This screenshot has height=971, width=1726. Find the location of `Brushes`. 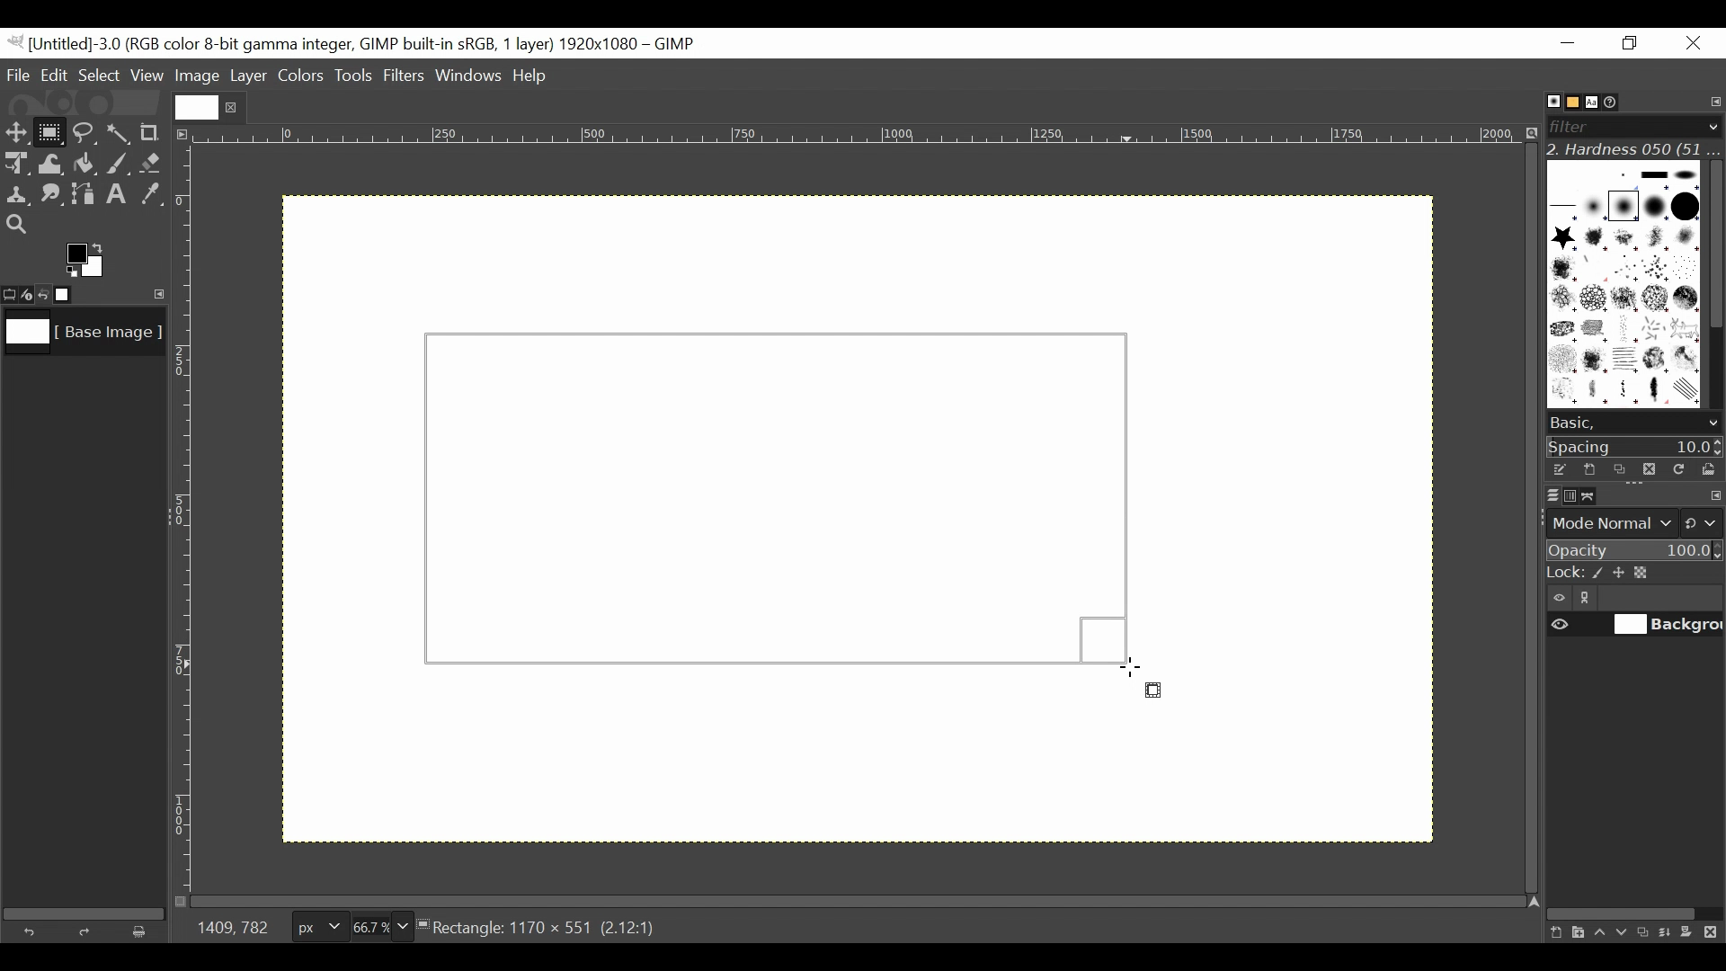

Brushes is located at coordinates (1544, 102).